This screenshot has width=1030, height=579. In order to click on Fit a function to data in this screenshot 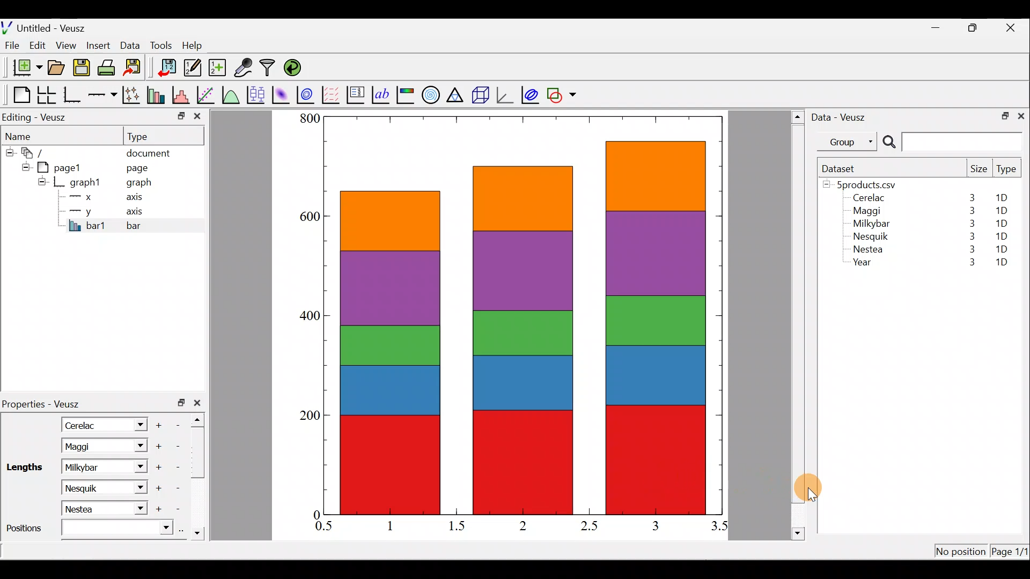, I will do `click(207, 94)`.